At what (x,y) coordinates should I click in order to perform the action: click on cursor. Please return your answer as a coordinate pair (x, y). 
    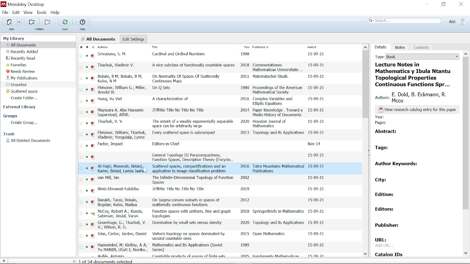
    Looking at the image, I should click on (147, 169).